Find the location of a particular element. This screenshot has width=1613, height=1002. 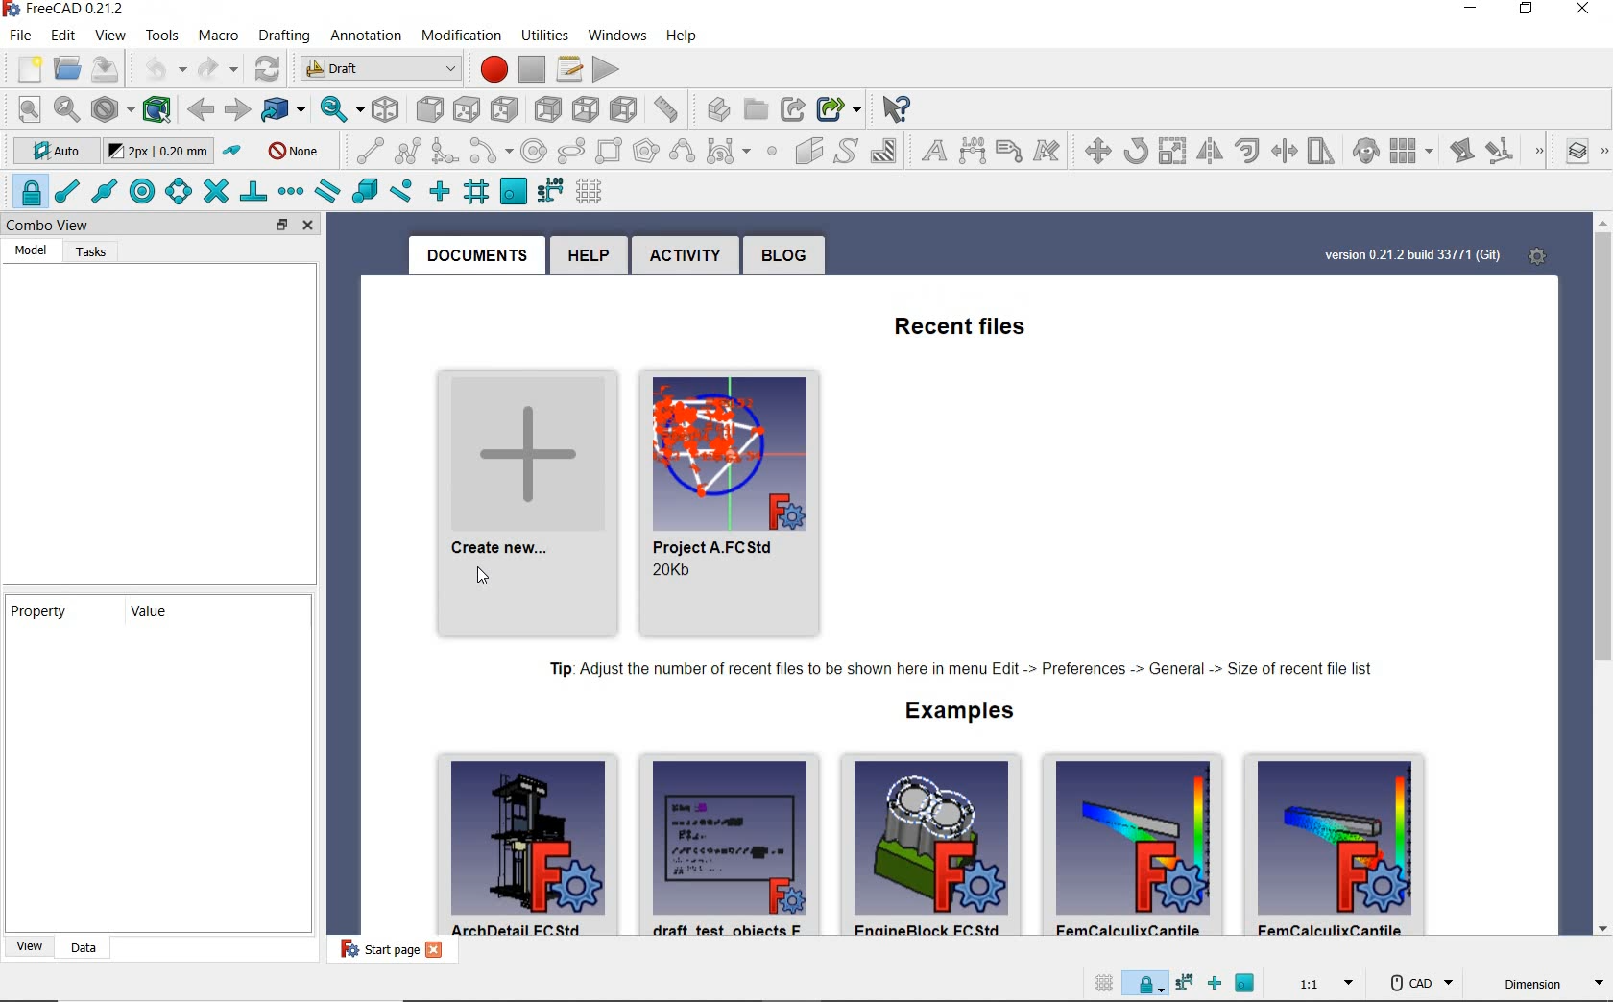

bottom is located at coordinates (551, 107).